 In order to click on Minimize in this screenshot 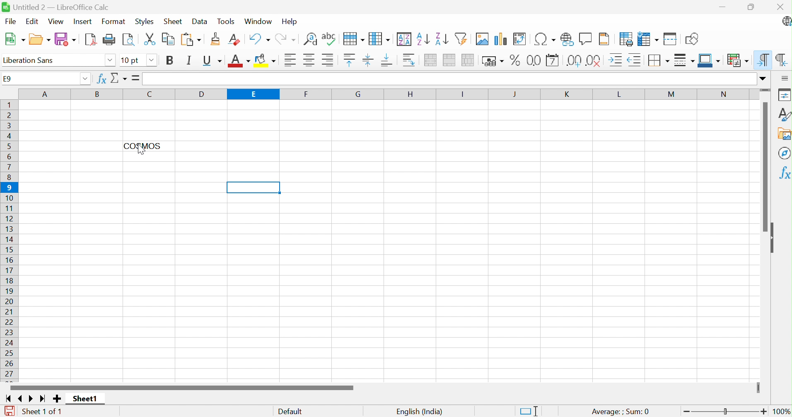, I will do `click(725, 8)`.